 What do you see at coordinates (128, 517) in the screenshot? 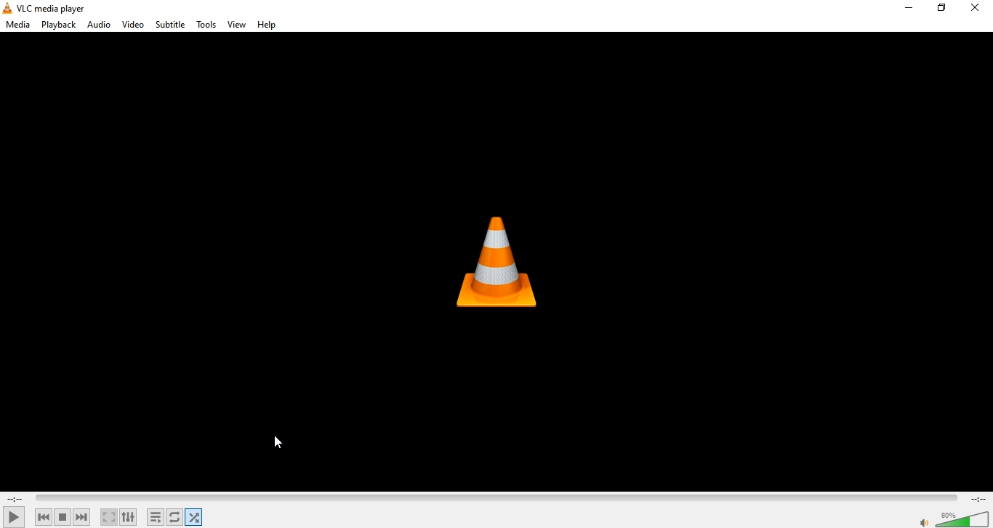
I see `show extended settings` at bounding box center [128, 517].